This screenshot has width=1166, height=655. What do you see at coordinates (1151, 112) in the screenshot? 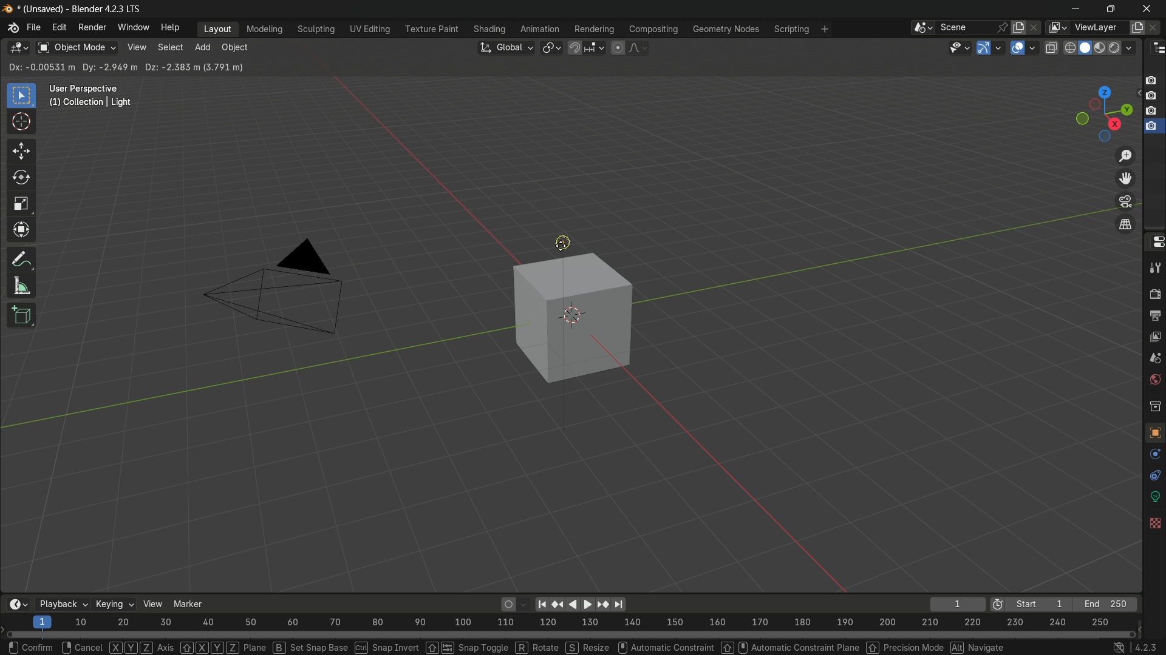
I see `capture` at bounding box center [1151, 112].